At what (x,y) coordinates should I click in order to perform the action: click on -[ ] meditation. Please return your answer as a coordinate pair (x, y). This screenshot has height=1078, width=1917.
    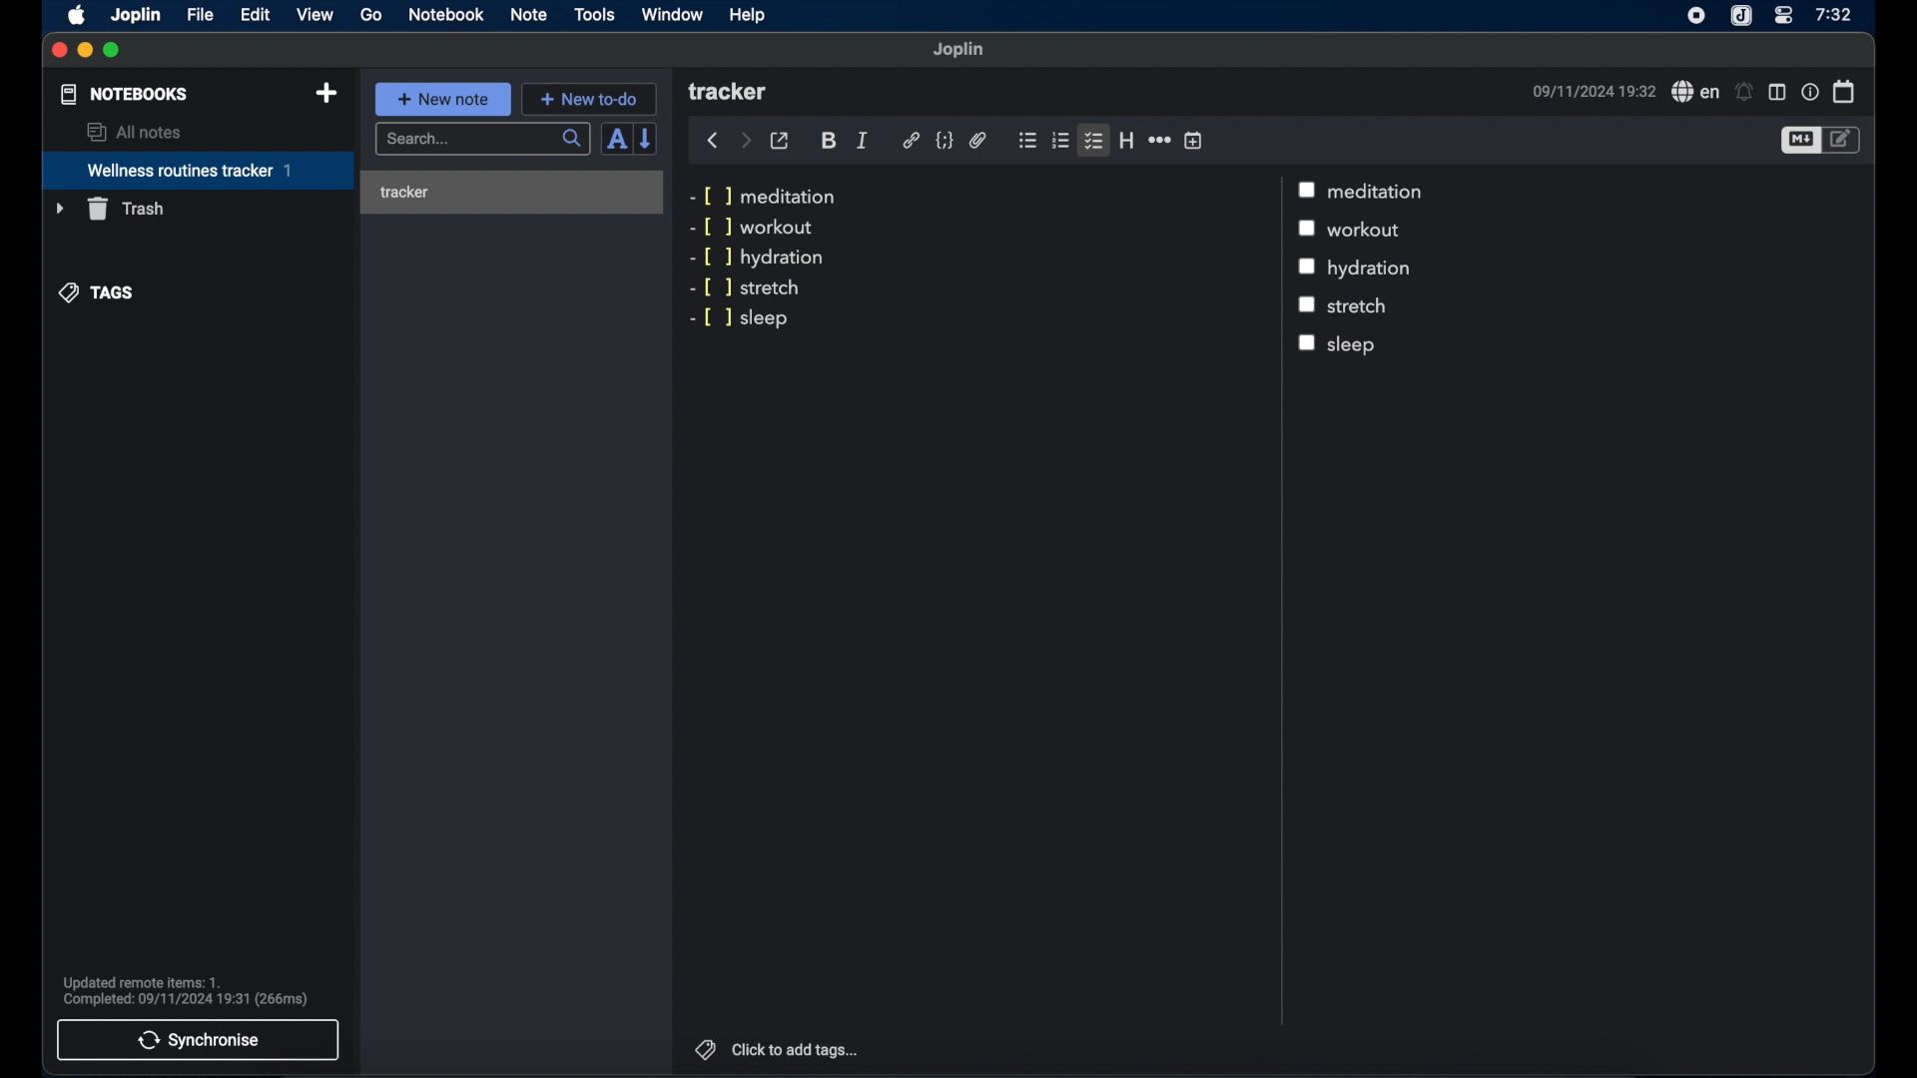
    Looking at the image, I should click on (767, 196).